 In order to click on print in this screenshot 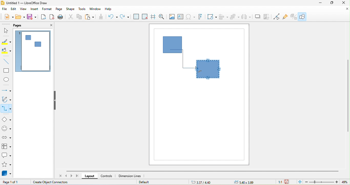, I will do `click(61, 17)`.